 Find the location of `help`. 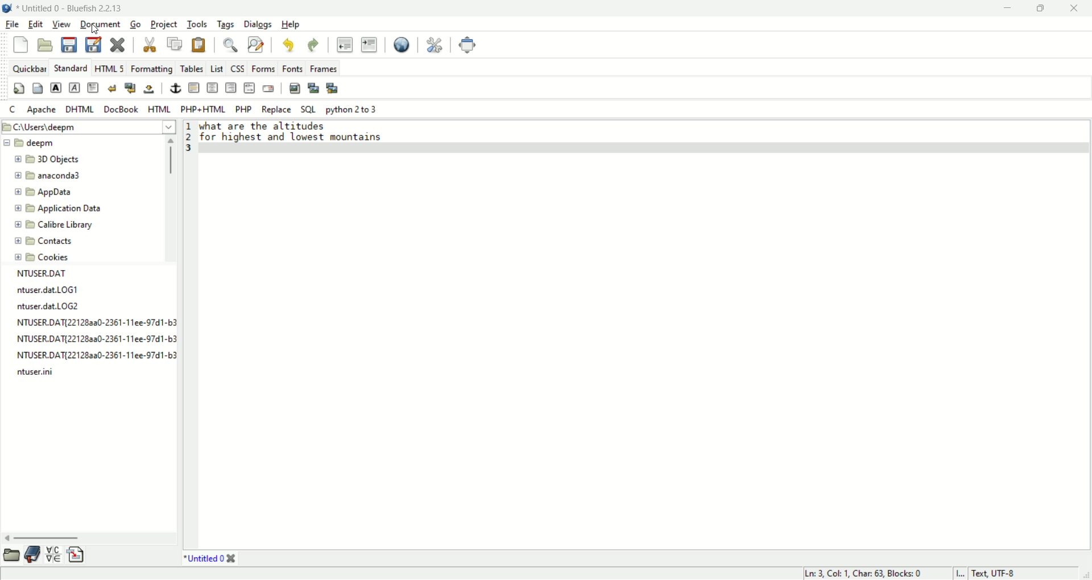

help is located at coordinates (291, 26).